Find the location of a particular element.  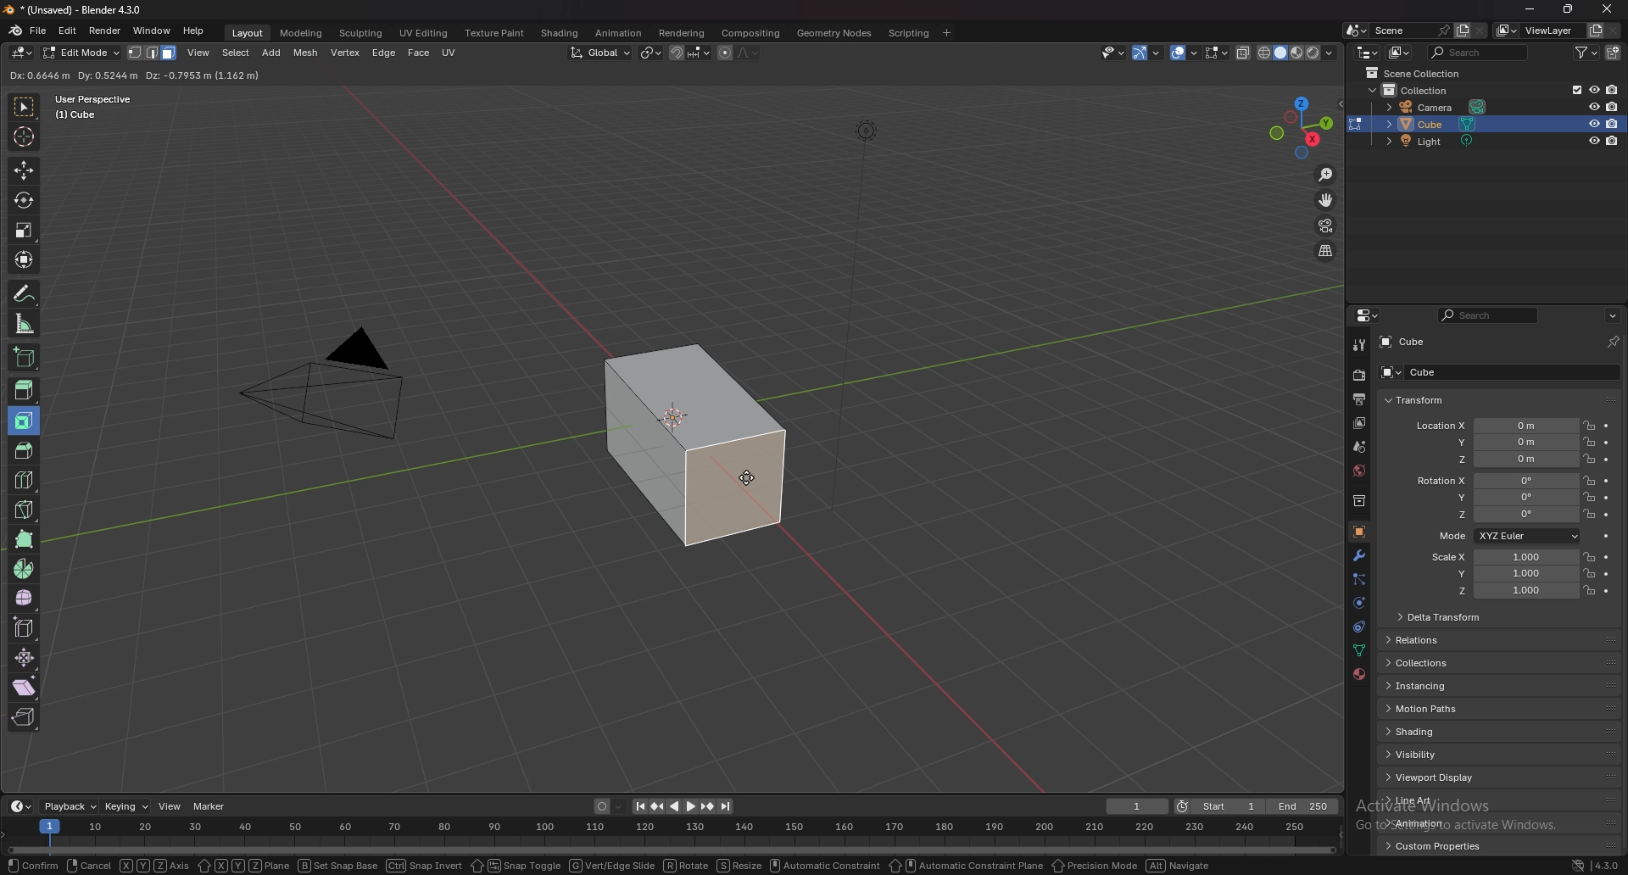

spin is located at coordinates (25, 569).